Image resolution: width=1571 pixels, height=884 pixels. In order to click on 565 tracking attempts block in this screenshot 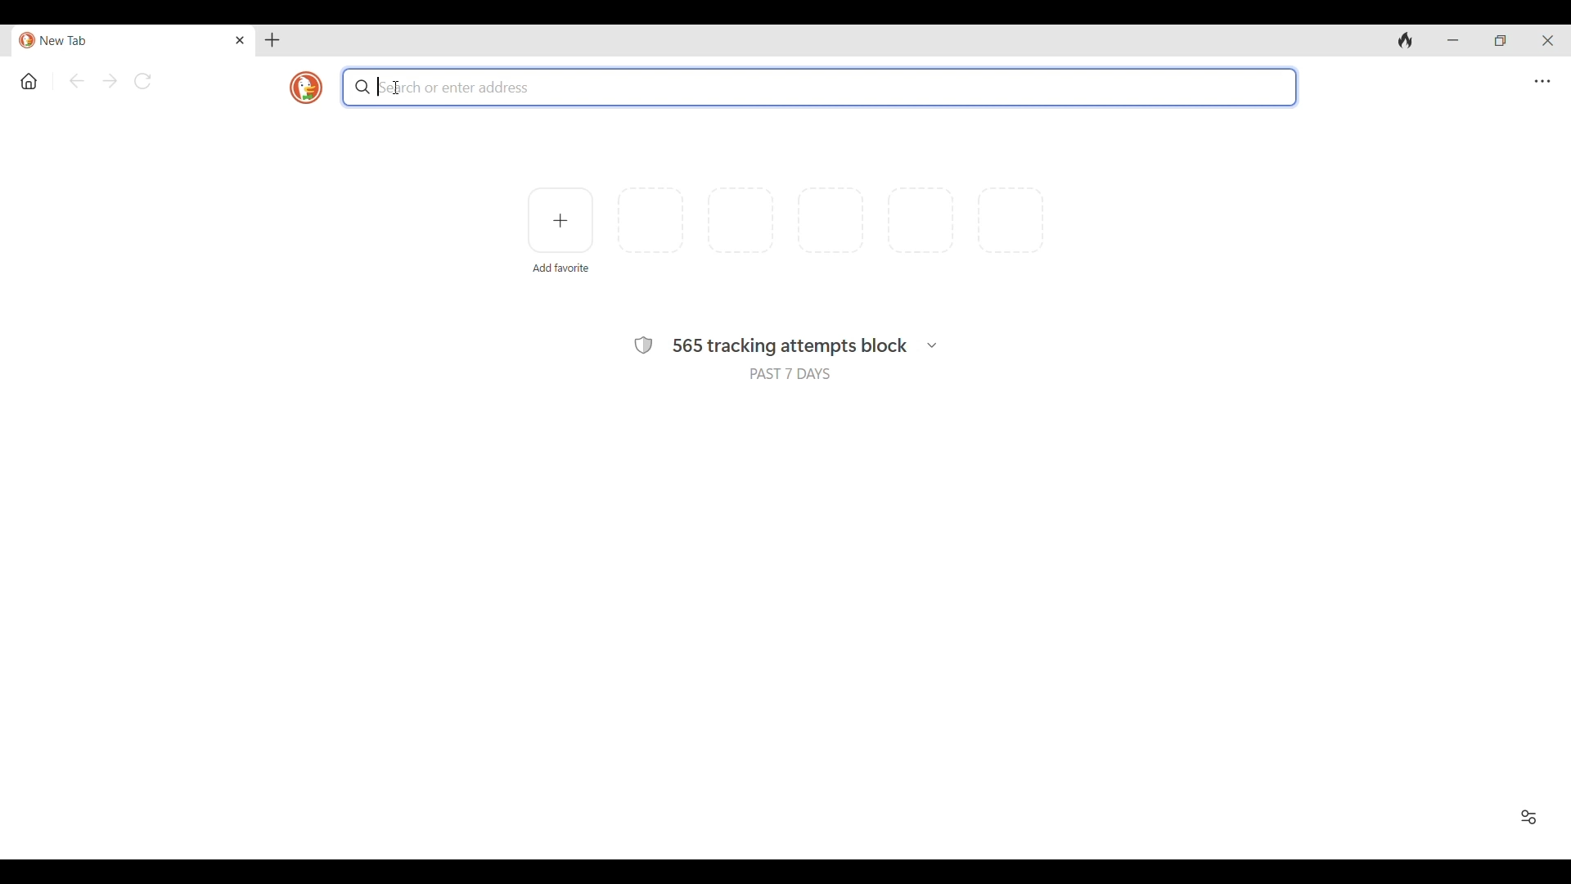, I will do `click(790, 347)`.